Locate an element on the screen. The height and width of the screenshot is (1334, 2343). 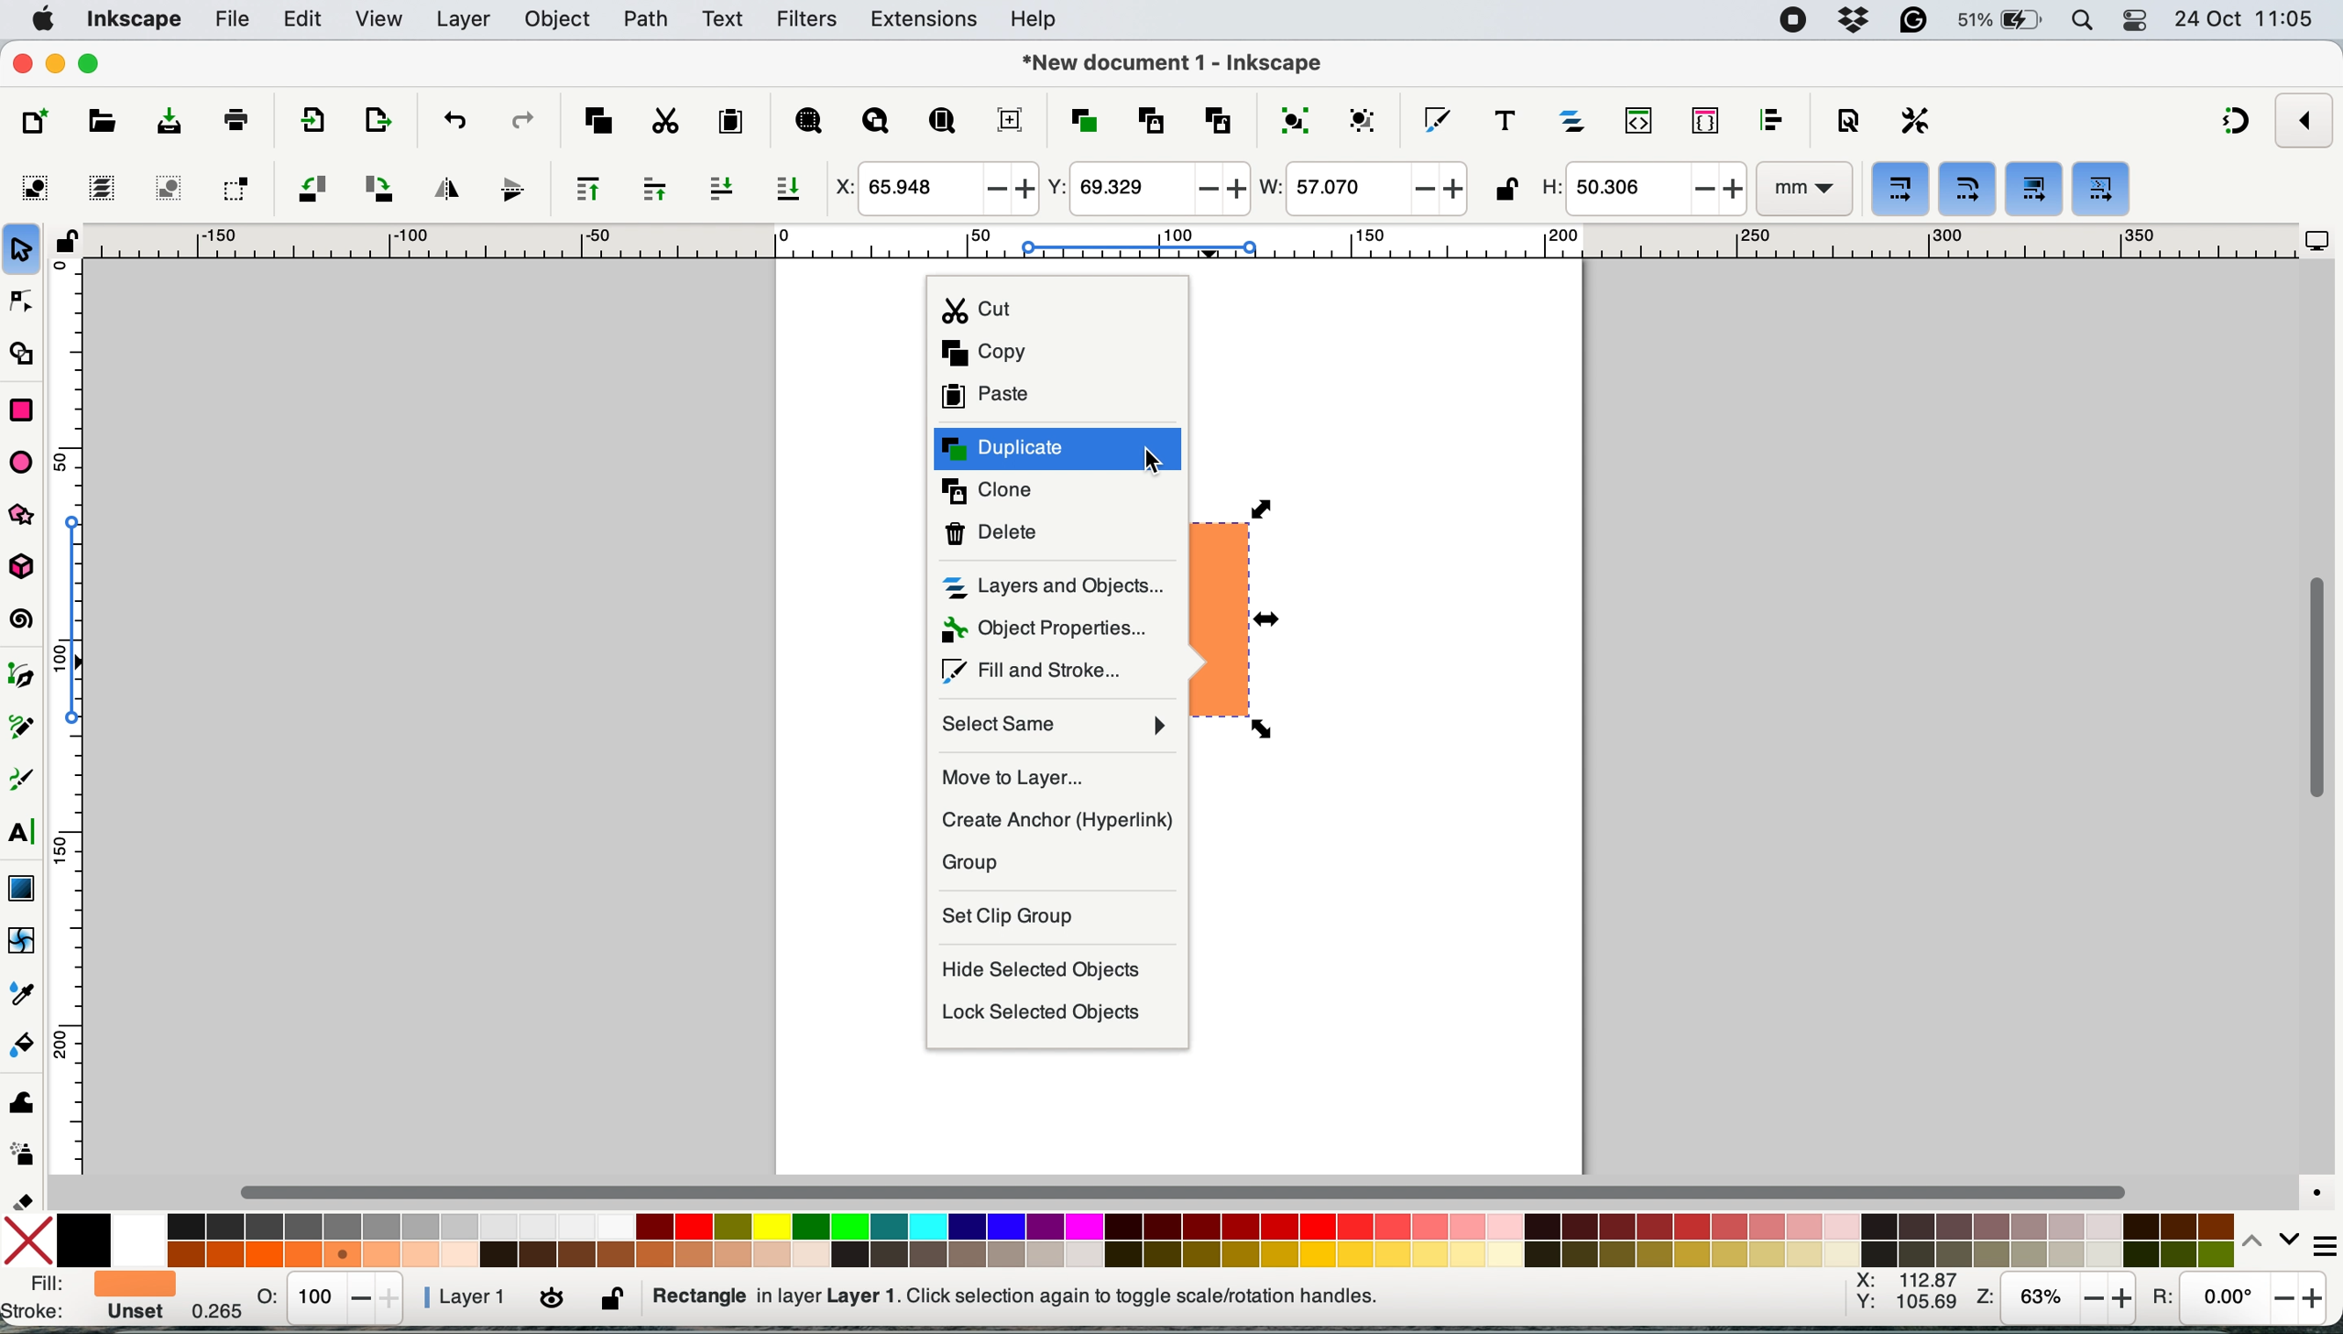
system logo is located at coordinates (43, 18).